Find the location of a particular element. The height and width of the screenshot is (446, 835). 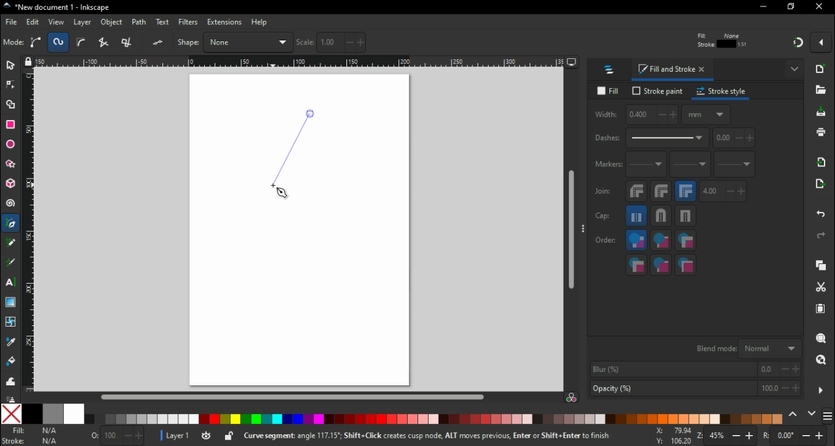

save is located at coordinates (821, 115).